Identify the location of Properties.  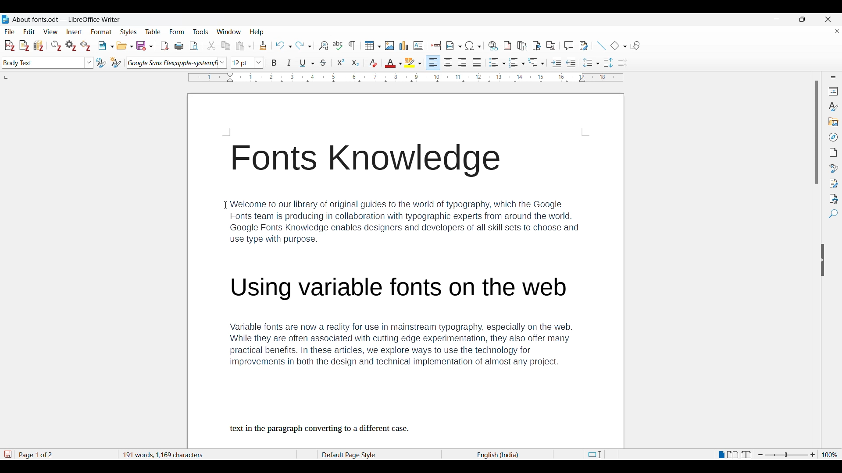
(834, 91).